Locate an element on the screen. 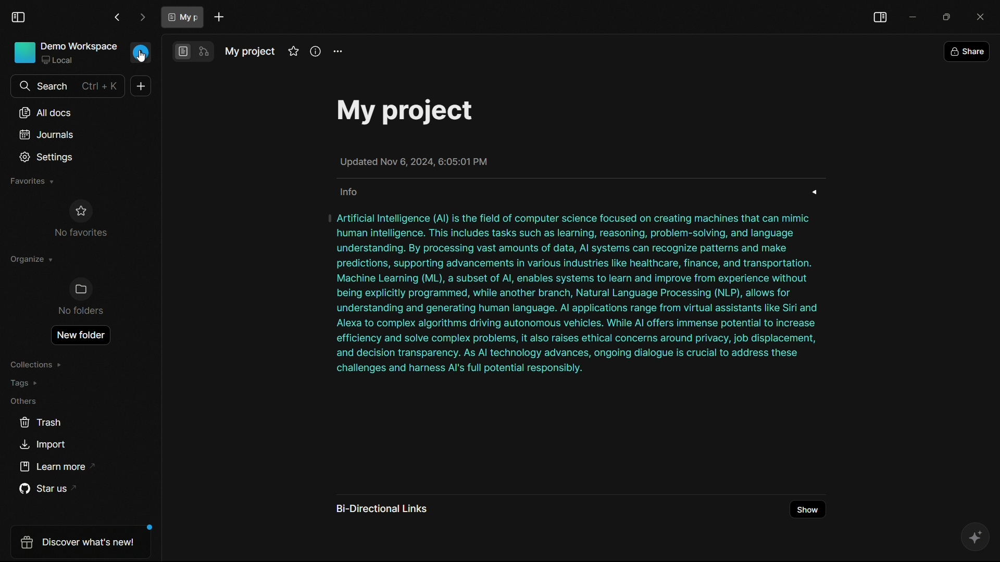 This screenshot has width=1000, height=562. show is located at coordinates (809, 509).